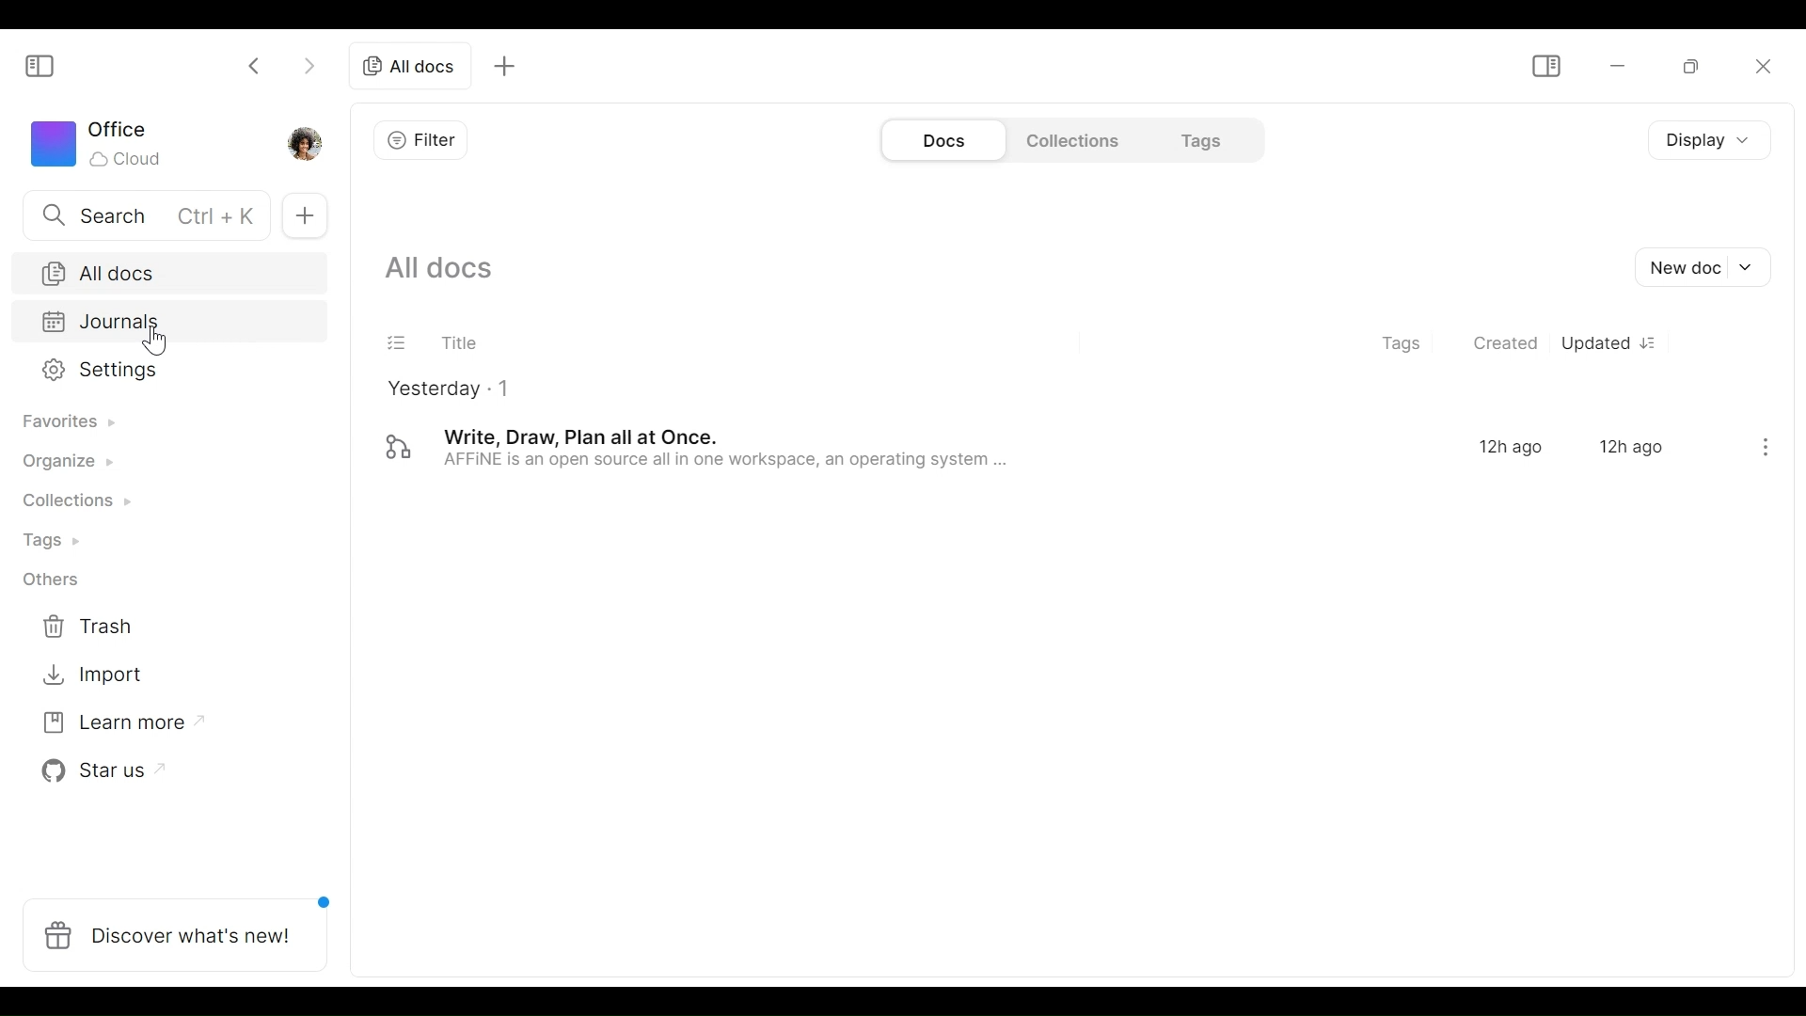 The image size is (1806, 1016). Describe the element at coordinates (95, 673) in the screenshot. I see `Import` at that location.